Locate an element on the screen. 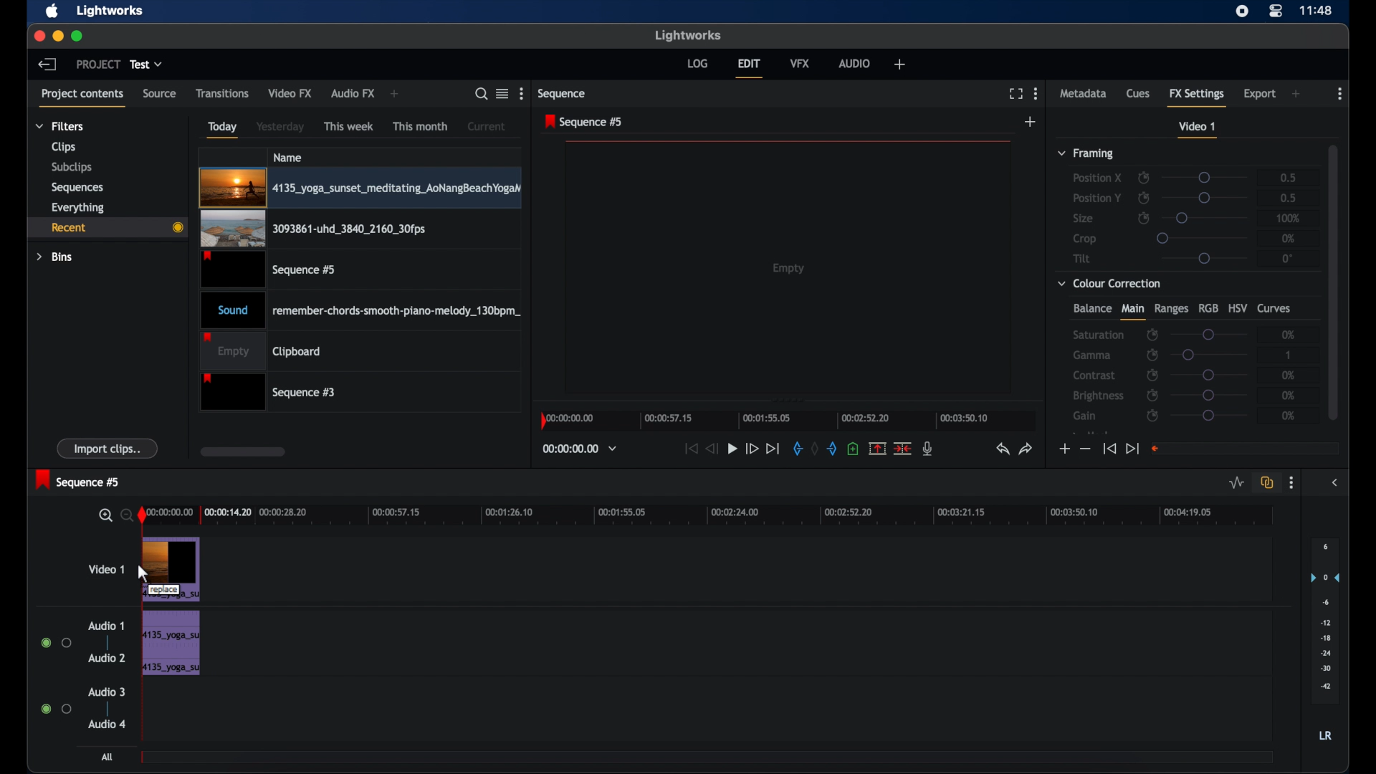 This screenshot has height=774, width=1376. ranges is located at coordinates (1171, 309).